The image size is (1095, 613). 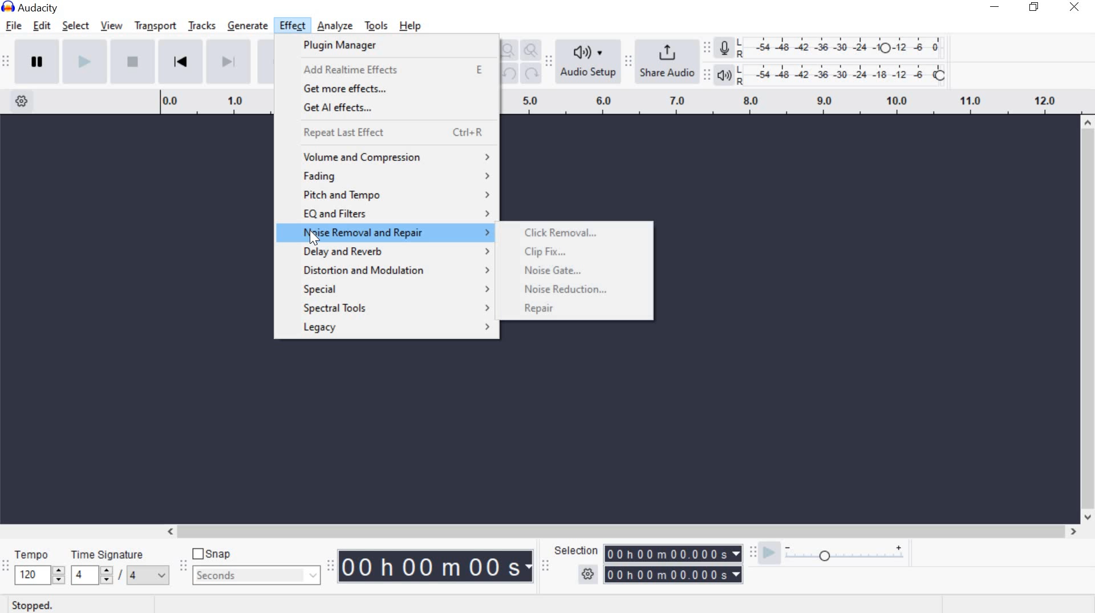 What do you see at coordinates (377, 25) in the screenshot?
I see `tools` at bounding box center [377, 25].